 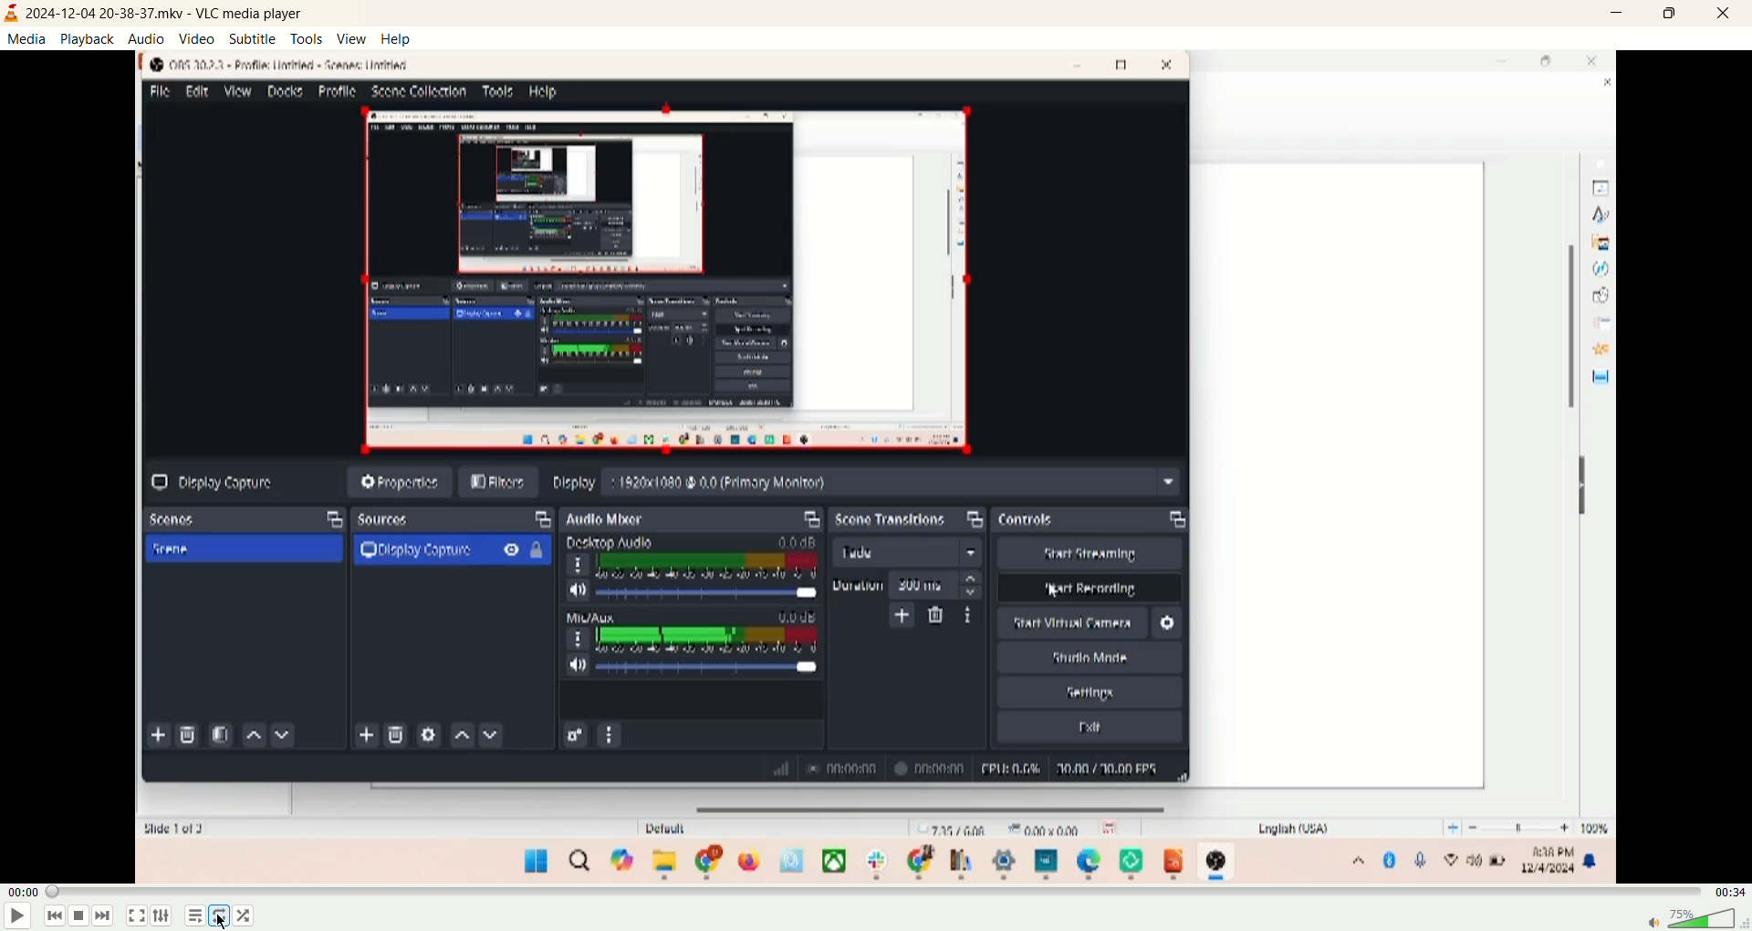 What do you see at coordinates (23, 893) in the screenshot?
I see `elapsed time` at bounding box center [23, 893].